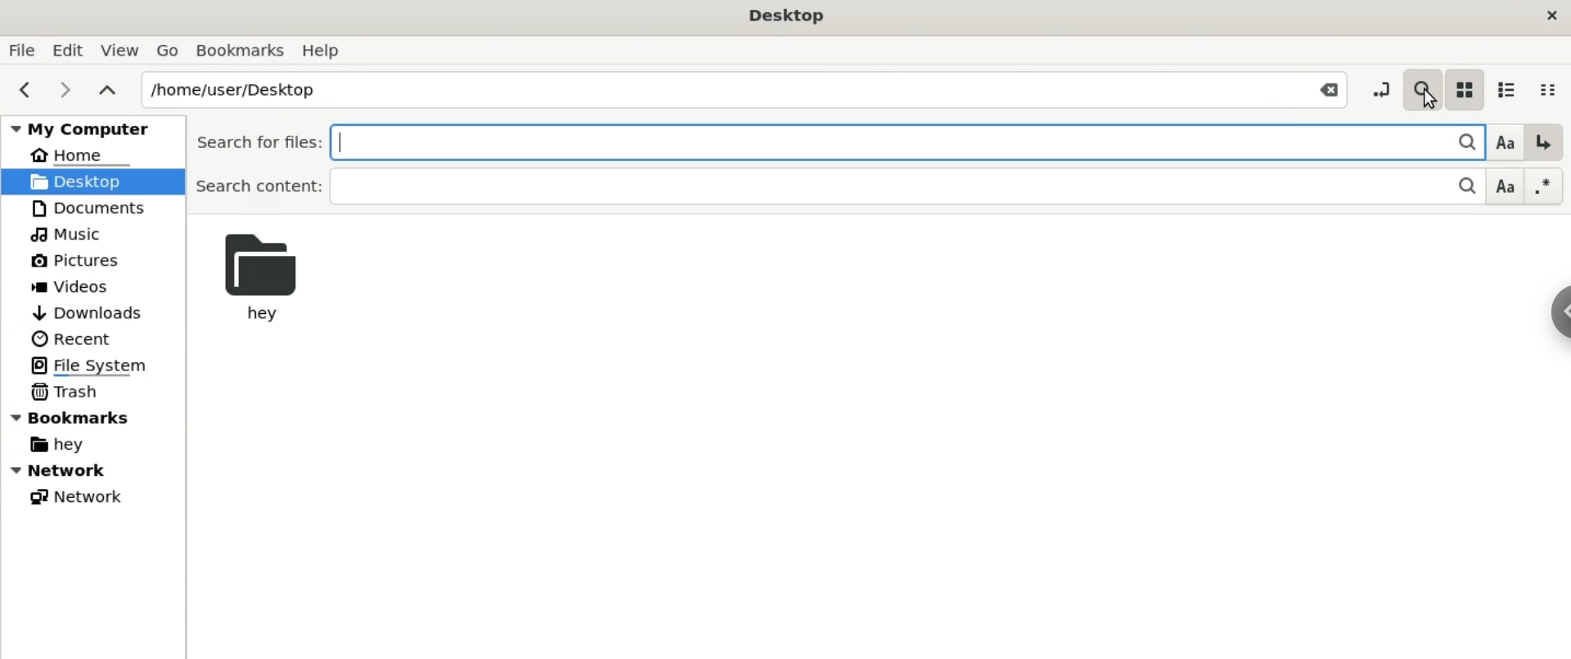 The height and width of the screenshot is (659, 1571). I want to click on Documents, so click(90, 207).